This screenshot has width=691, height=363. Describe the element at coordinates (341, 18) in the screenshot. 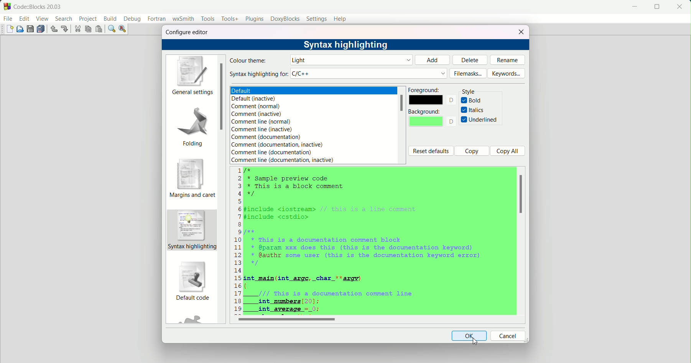

I see `help` at that location.